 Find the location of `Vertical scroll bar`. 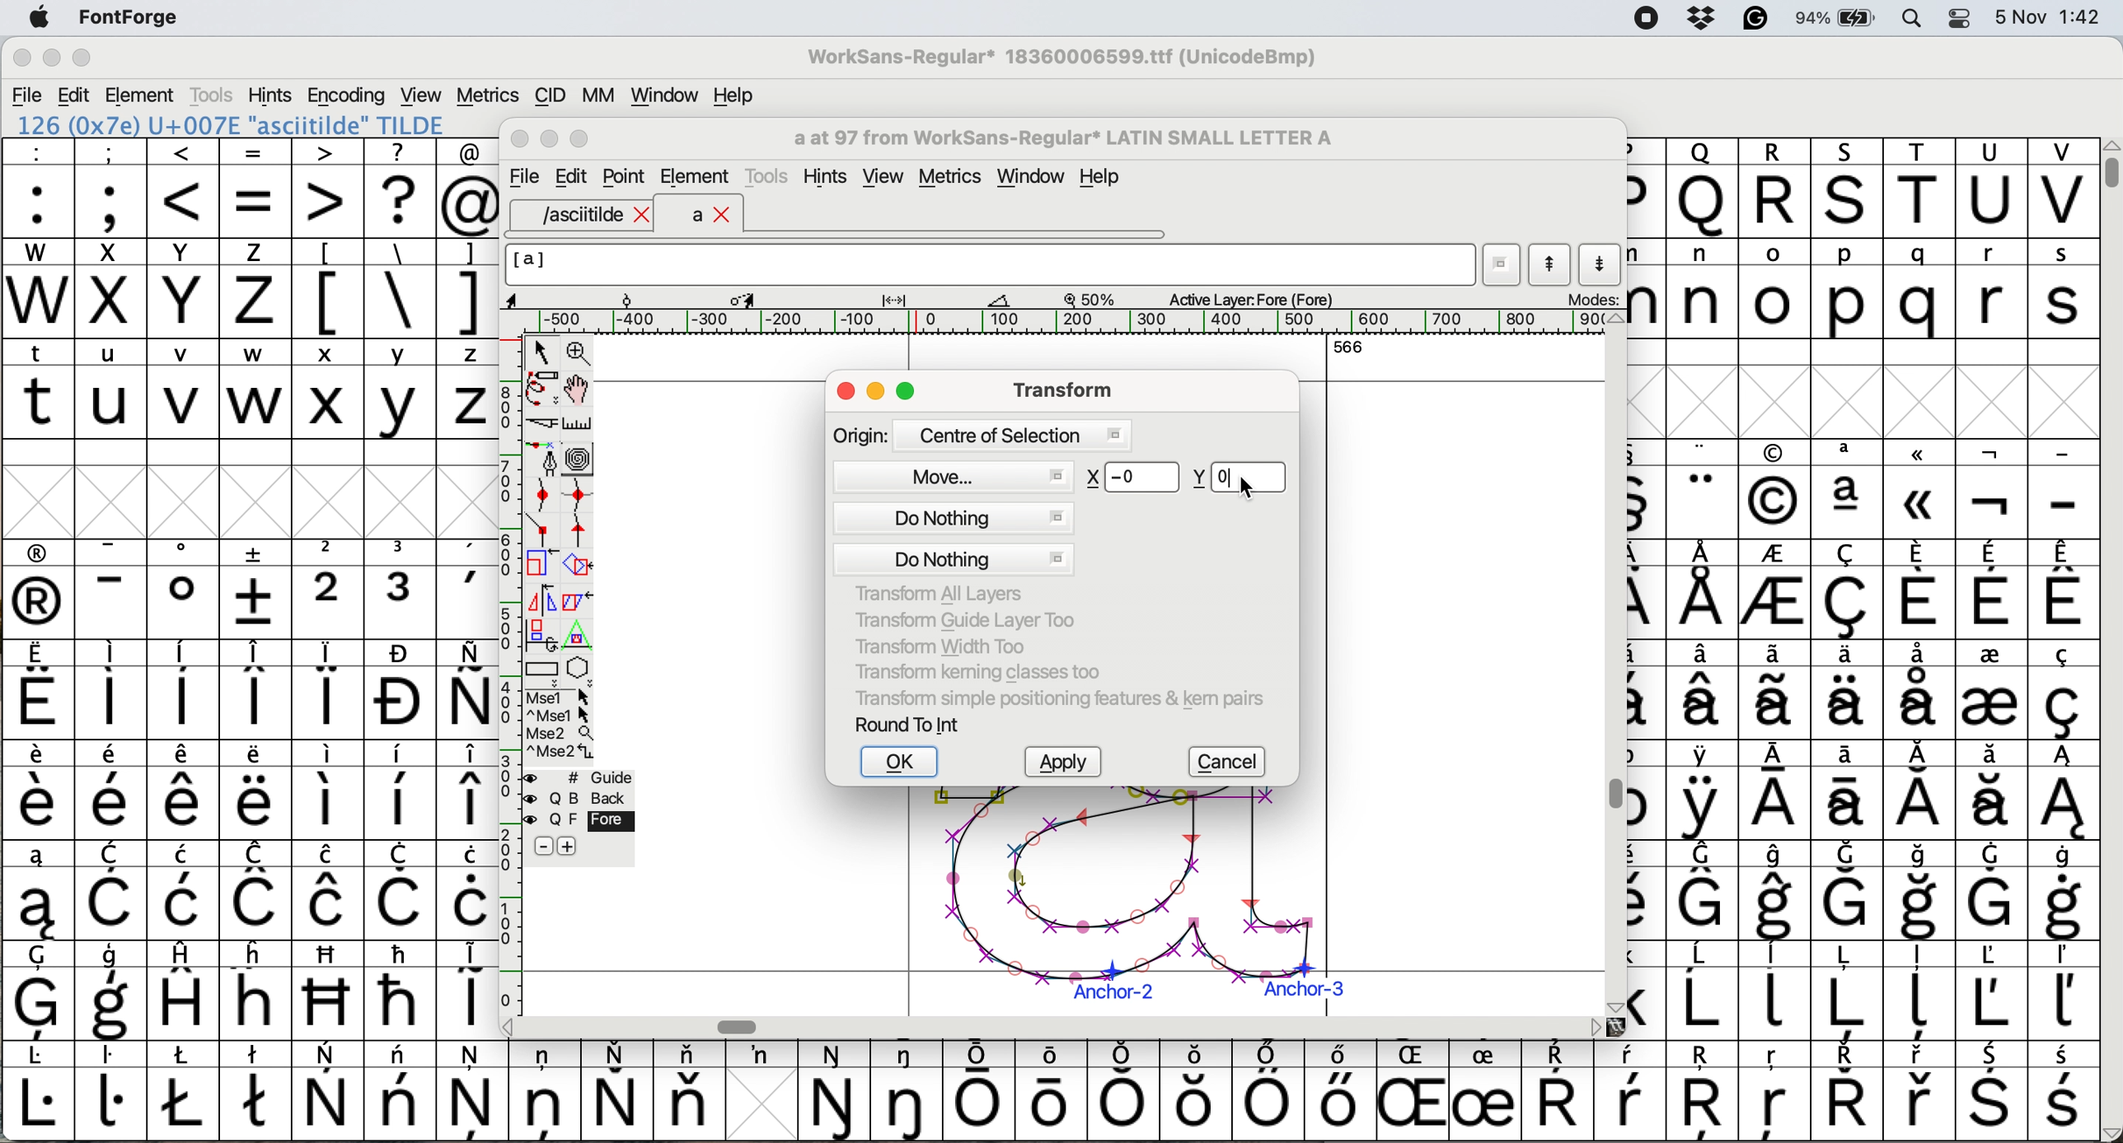

Vertical scroll bar is located at coordinates (1610, 796).